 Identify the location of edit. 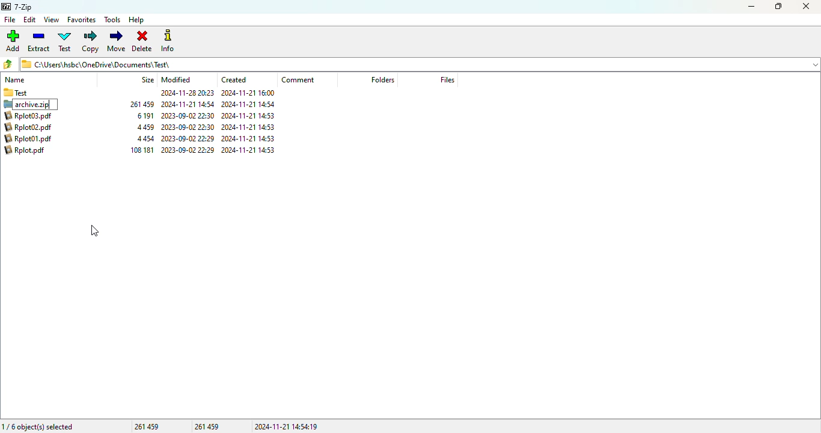
(30, 20).